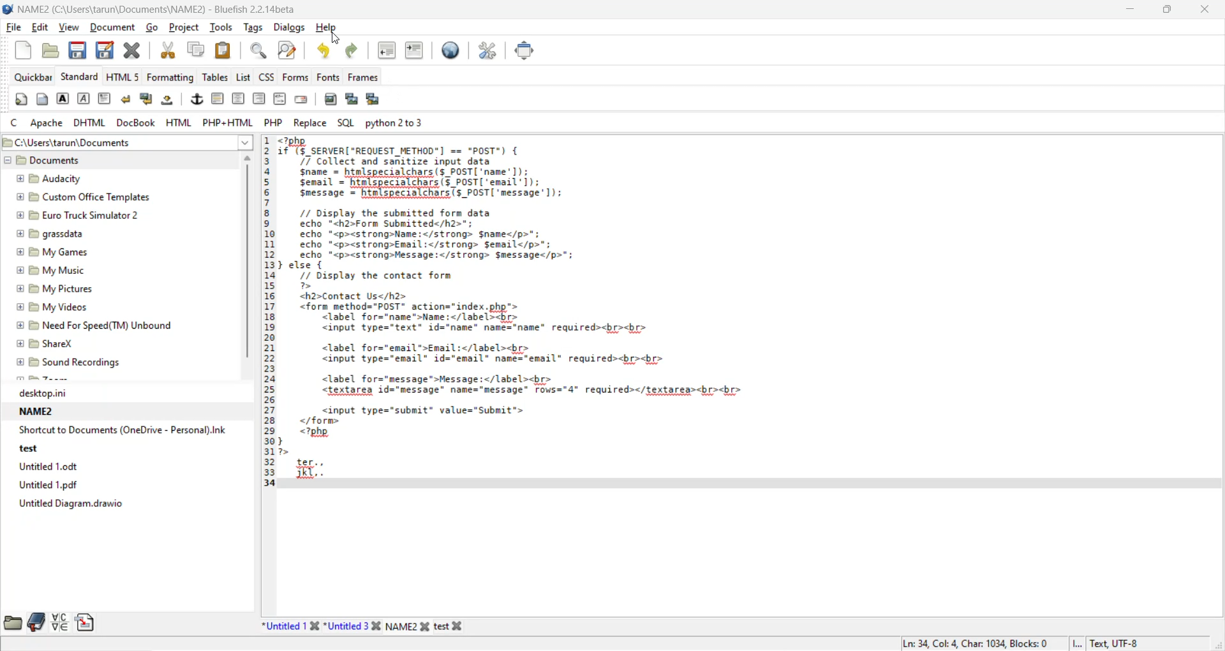 Image resolution: width=1225 pixels, height=651 pixels. What do you see at coordinates (114, 27) in the screenshot?
I see `document` at bounding box center [114, 27].